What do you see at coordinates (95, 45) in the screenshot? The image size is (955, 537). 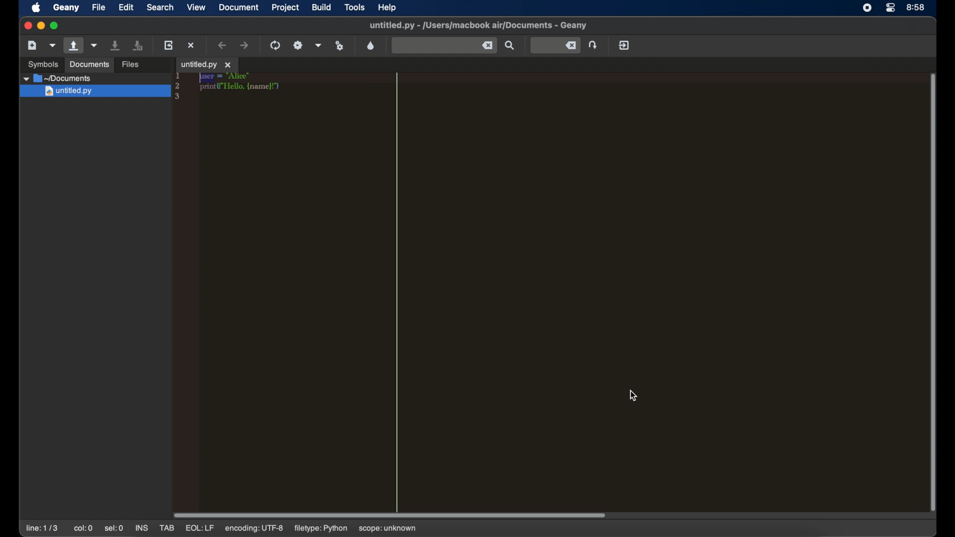 I see `open current file` at bounding box center [95, 45].